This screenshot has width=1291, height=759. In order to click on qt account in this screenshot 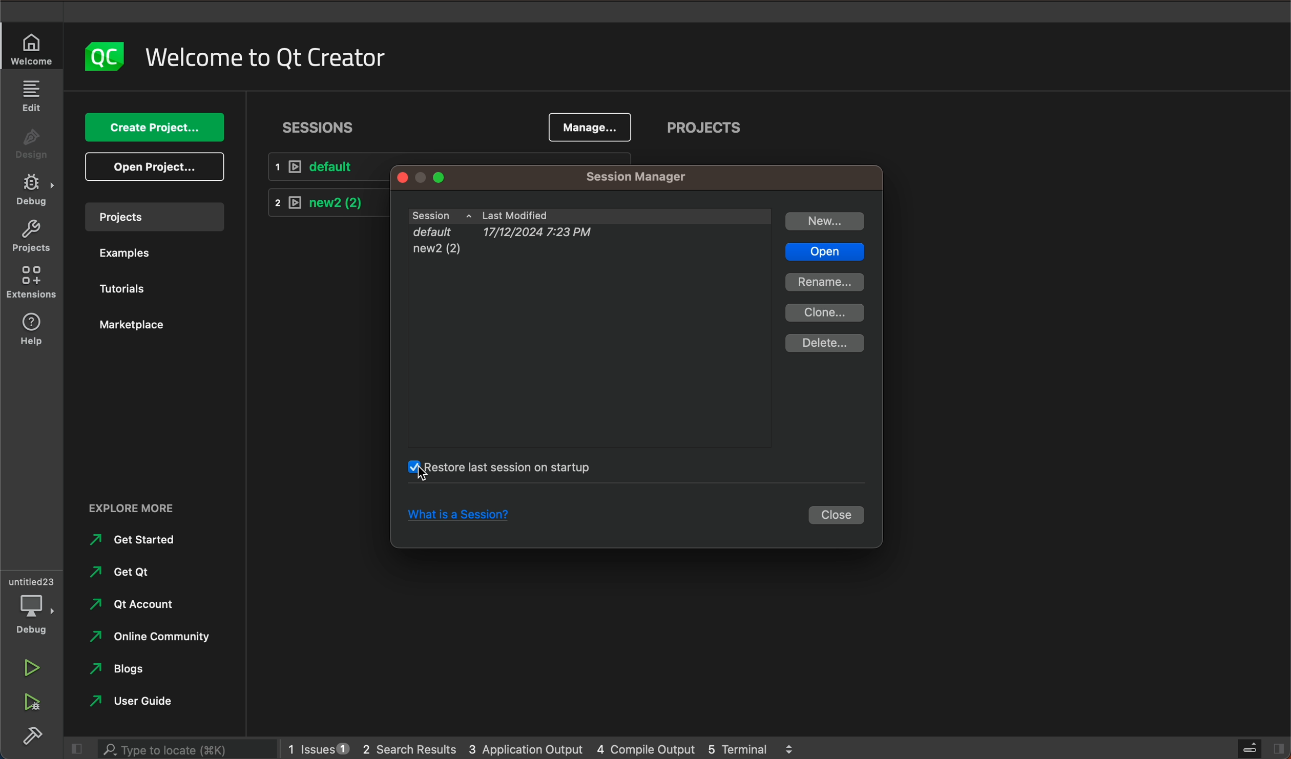, I will do `click(134, 604)`.